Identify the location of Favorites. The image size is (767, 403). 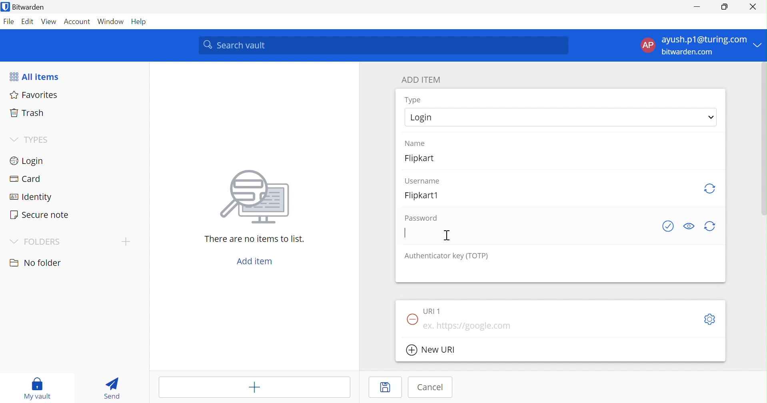
(35, 96).